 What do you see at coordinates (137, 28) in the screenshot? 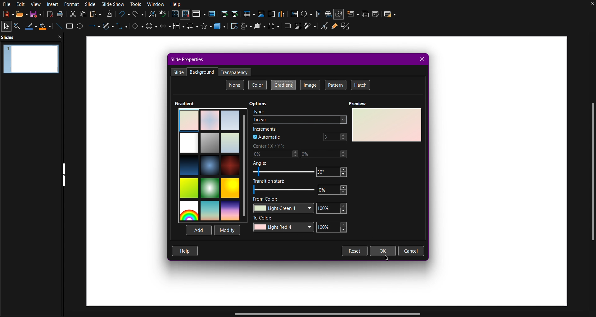
I see `Basic Shapes` at bounding box center [137, 28].